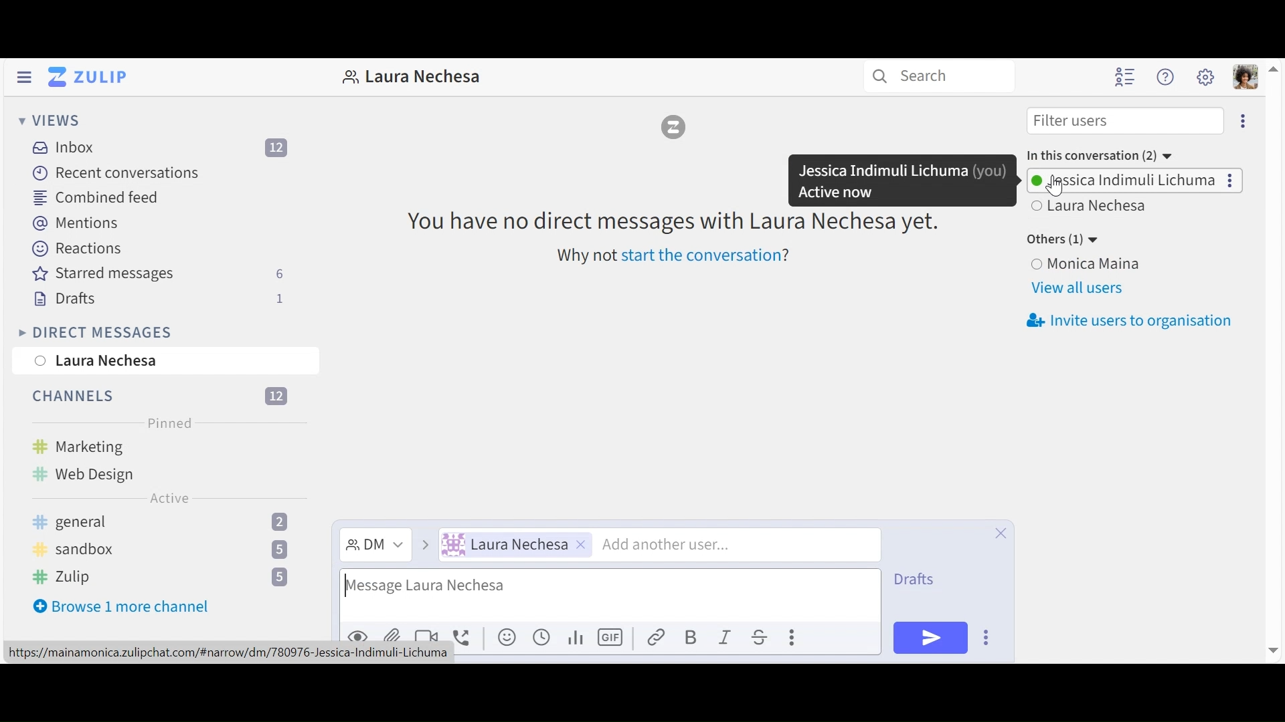 The height and width of the screenshot is (722, 1285). What do you see at coordinates (94, 332) in the screenshot?
I see `Direct Messages` at bounding box center [94, 332].